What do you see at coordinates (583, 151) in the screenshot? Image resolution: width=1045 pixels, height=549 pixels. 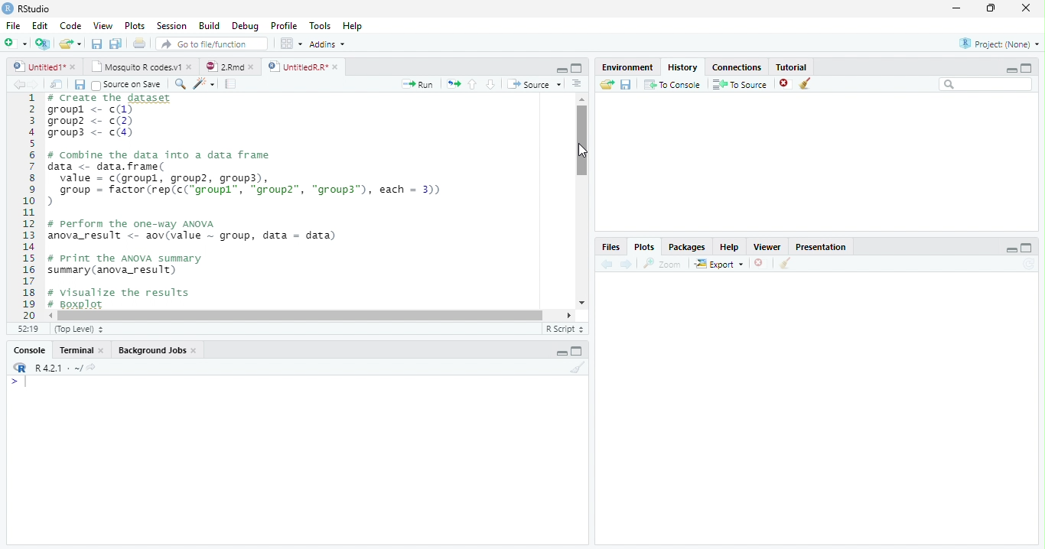 I see `Cursor` at bounding box center [583, 151].